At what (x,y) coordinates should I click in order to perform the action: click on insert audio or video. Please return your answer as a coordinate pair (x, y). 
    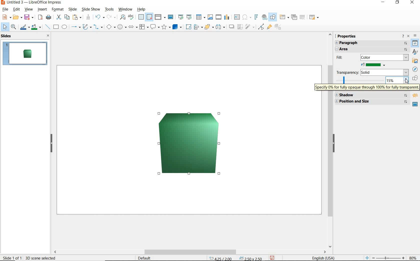
    Looking at the image, I should click on (218, 16).